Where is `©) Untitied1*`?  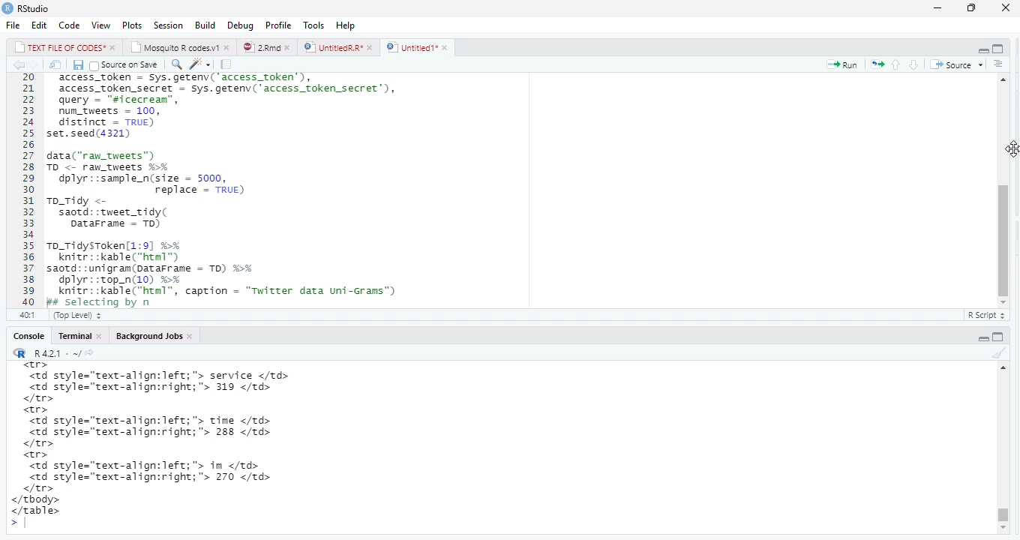 ©) Untitied1* is located at coordinates (422, 48).